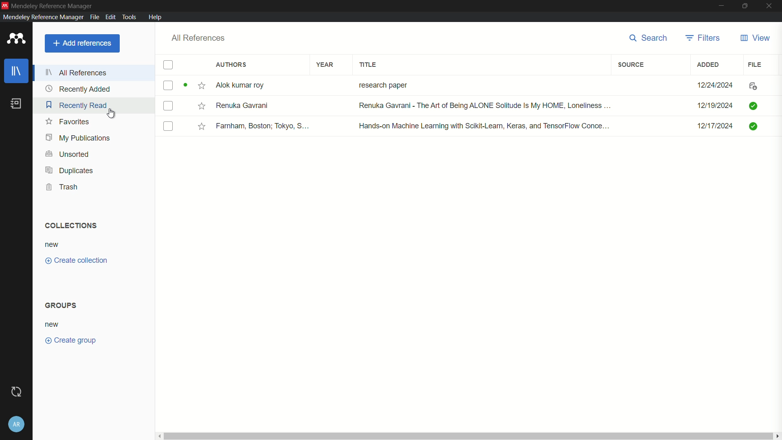 Image resolution: width=782 pixels, height=440 pixels. Describe the element at coordinates (16, 424) in the screenshot. I see `account and help` at that location.